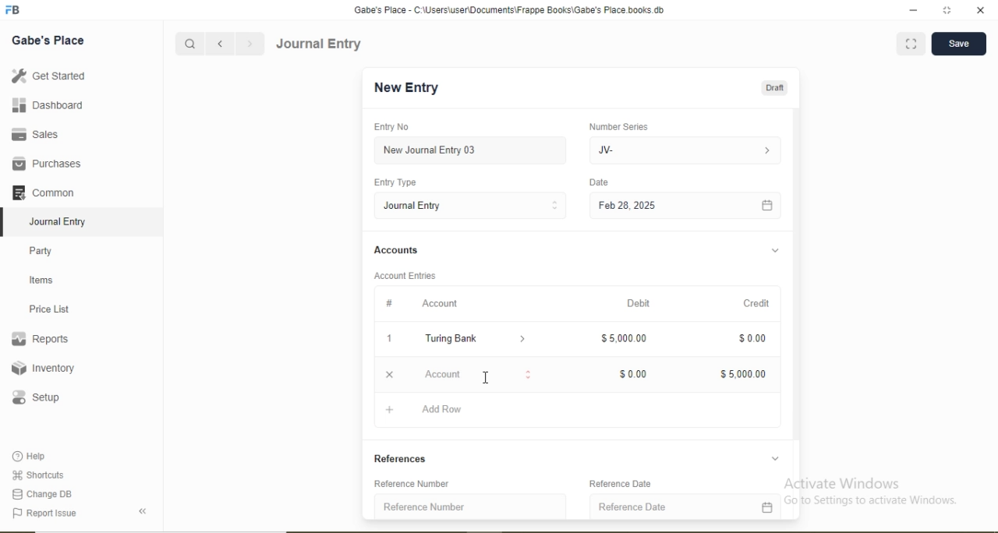  Describe the element at coordinates (390, 410) in the screenshot. I see `Add` at that location.